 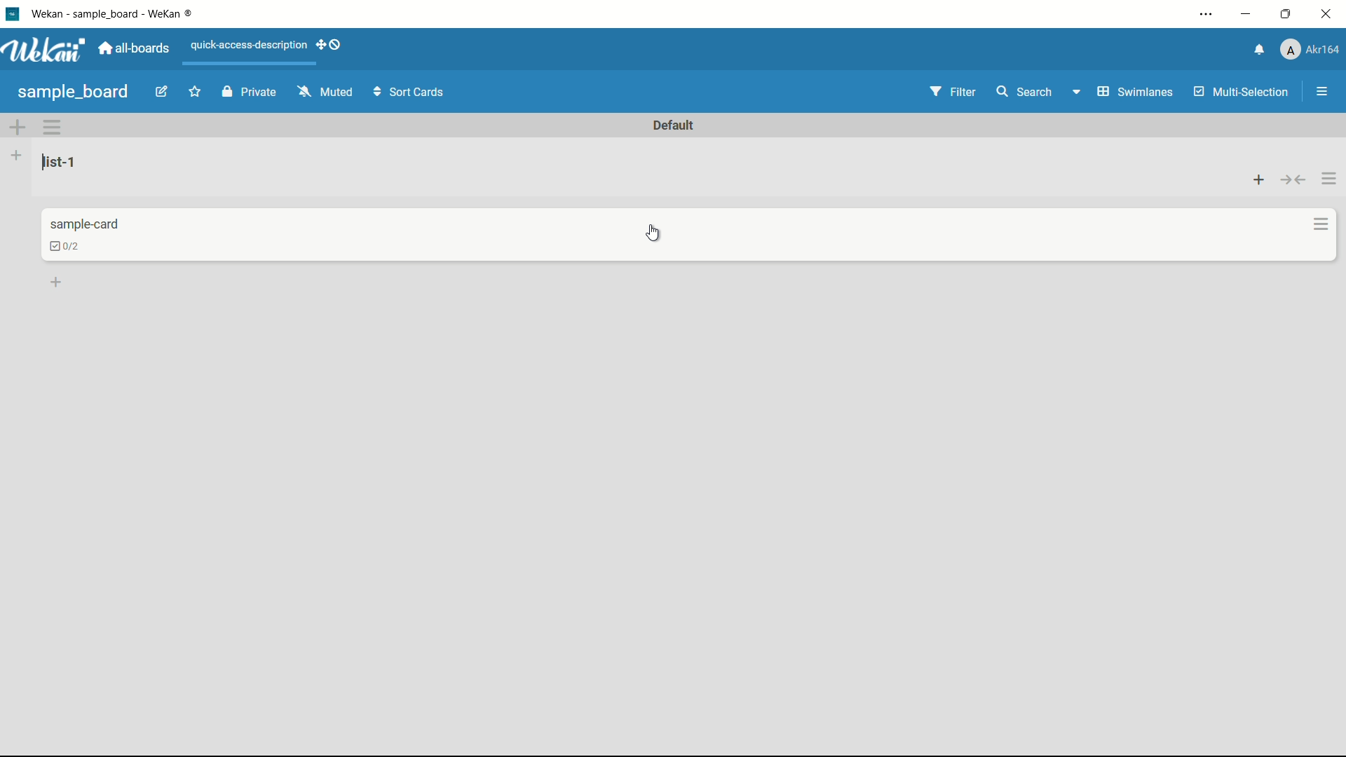 I want to click on card actions, so click(x=1320, y=225).